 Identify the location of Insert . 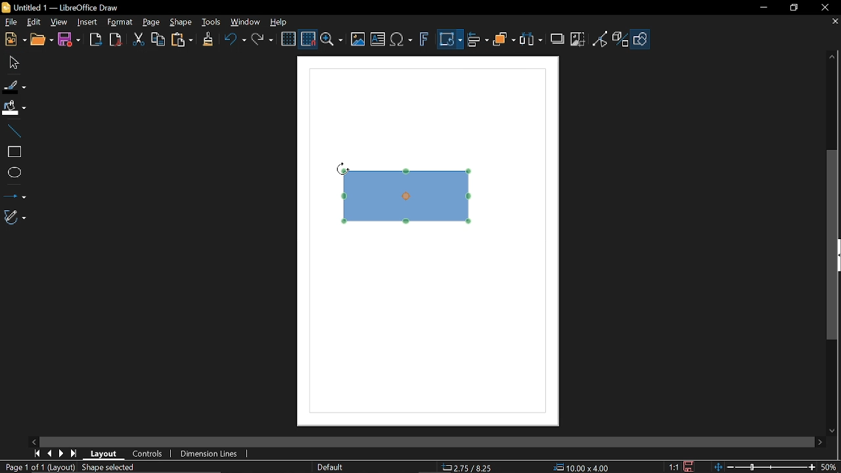
(87, 23).